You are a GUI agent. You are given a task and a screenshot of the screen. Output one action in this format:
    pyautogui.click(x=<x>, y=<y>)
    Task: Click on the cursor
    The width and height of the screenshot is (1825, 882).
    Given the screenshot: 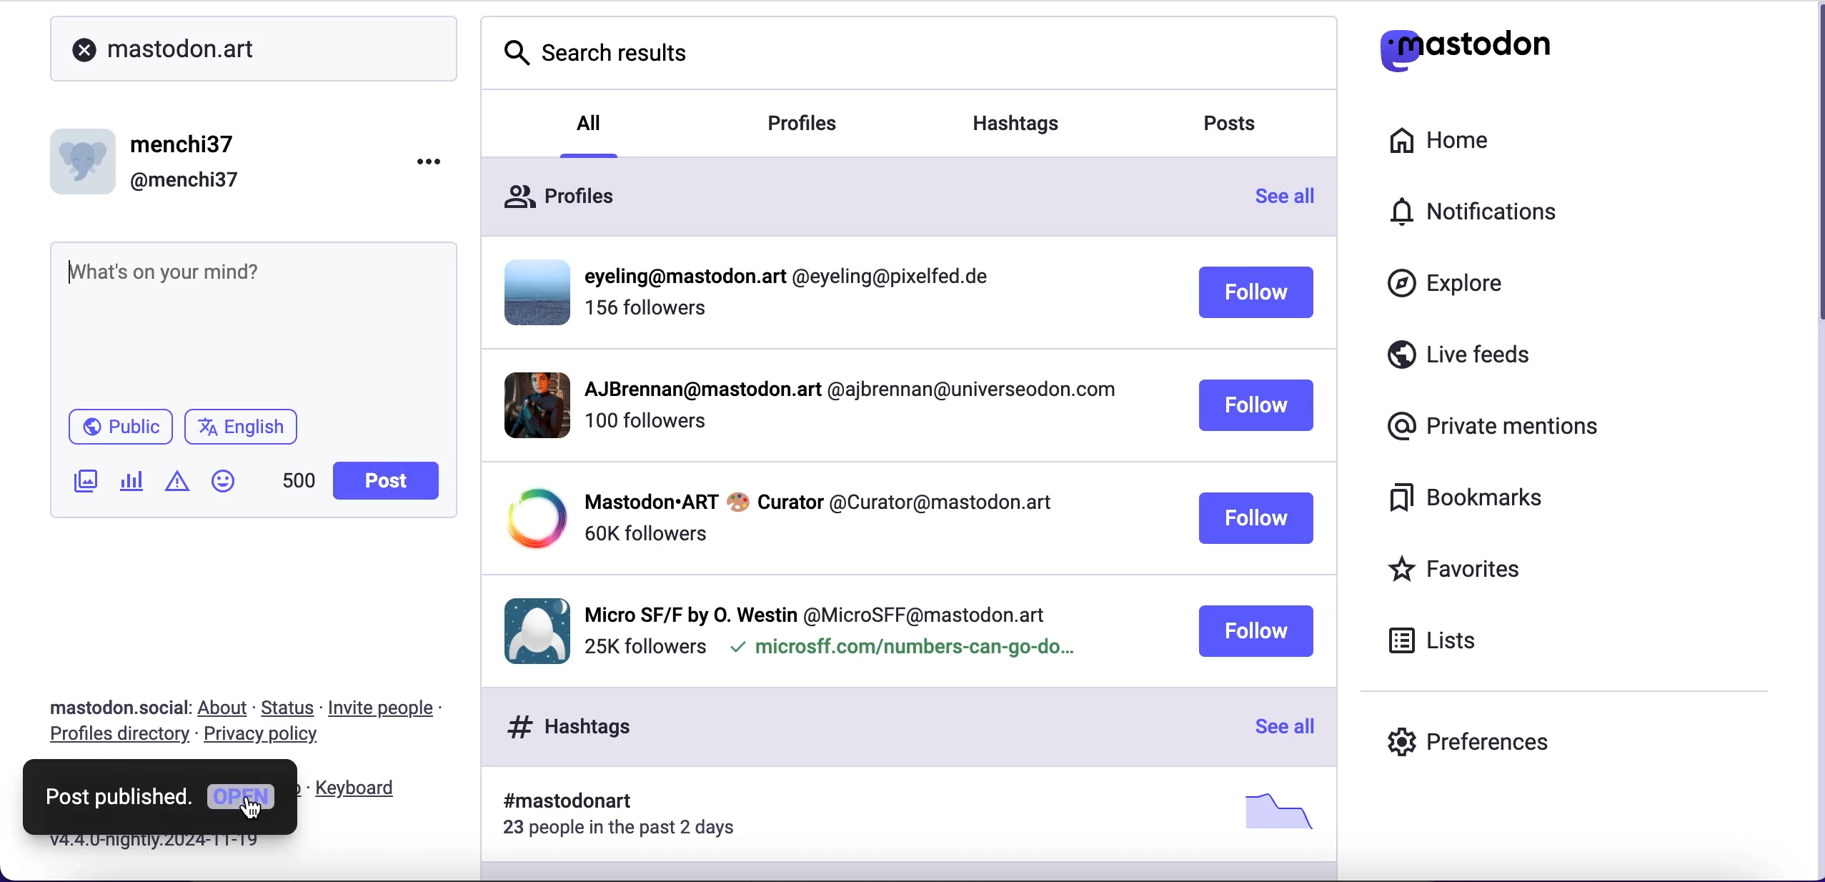 What is the action you would take?
    pyautogui.click(x=252, y=807)
    